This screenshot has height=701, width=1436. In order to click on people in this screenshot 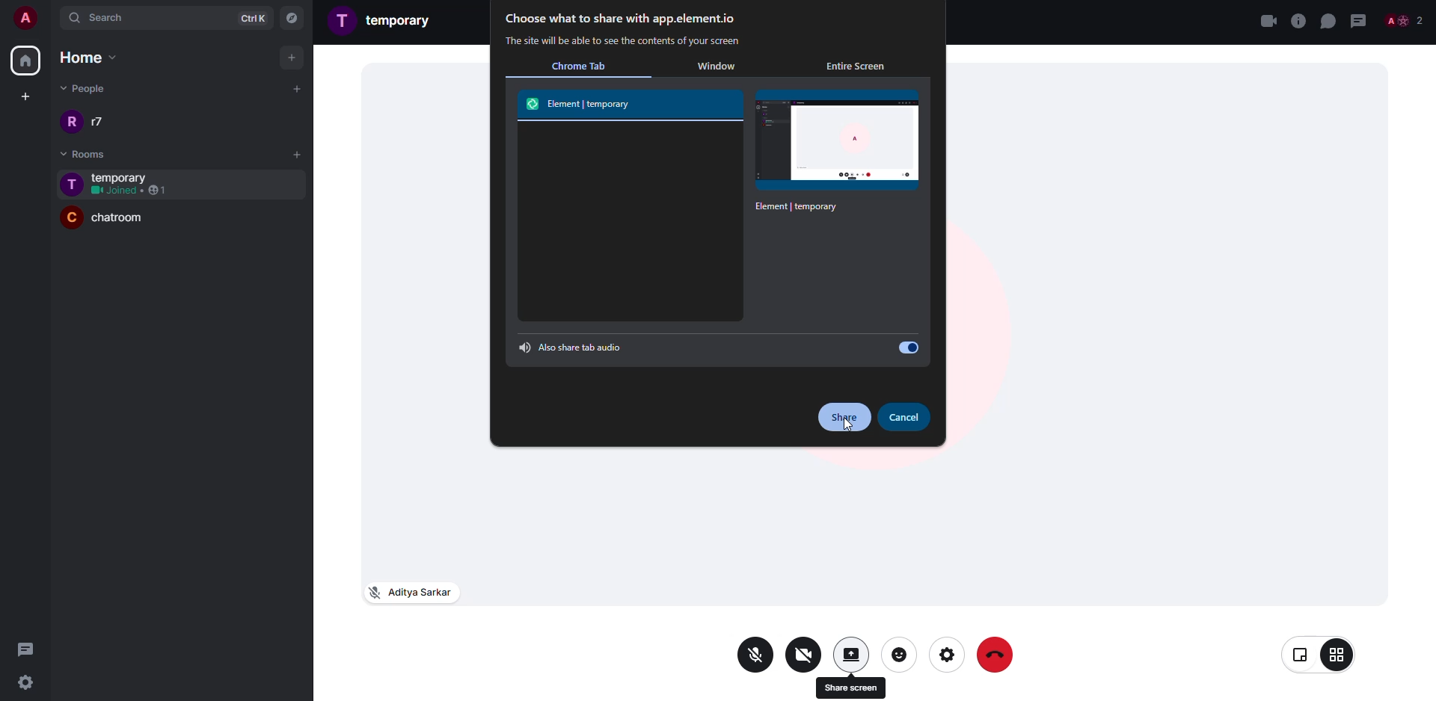, I will do `click(1405, 20)`.